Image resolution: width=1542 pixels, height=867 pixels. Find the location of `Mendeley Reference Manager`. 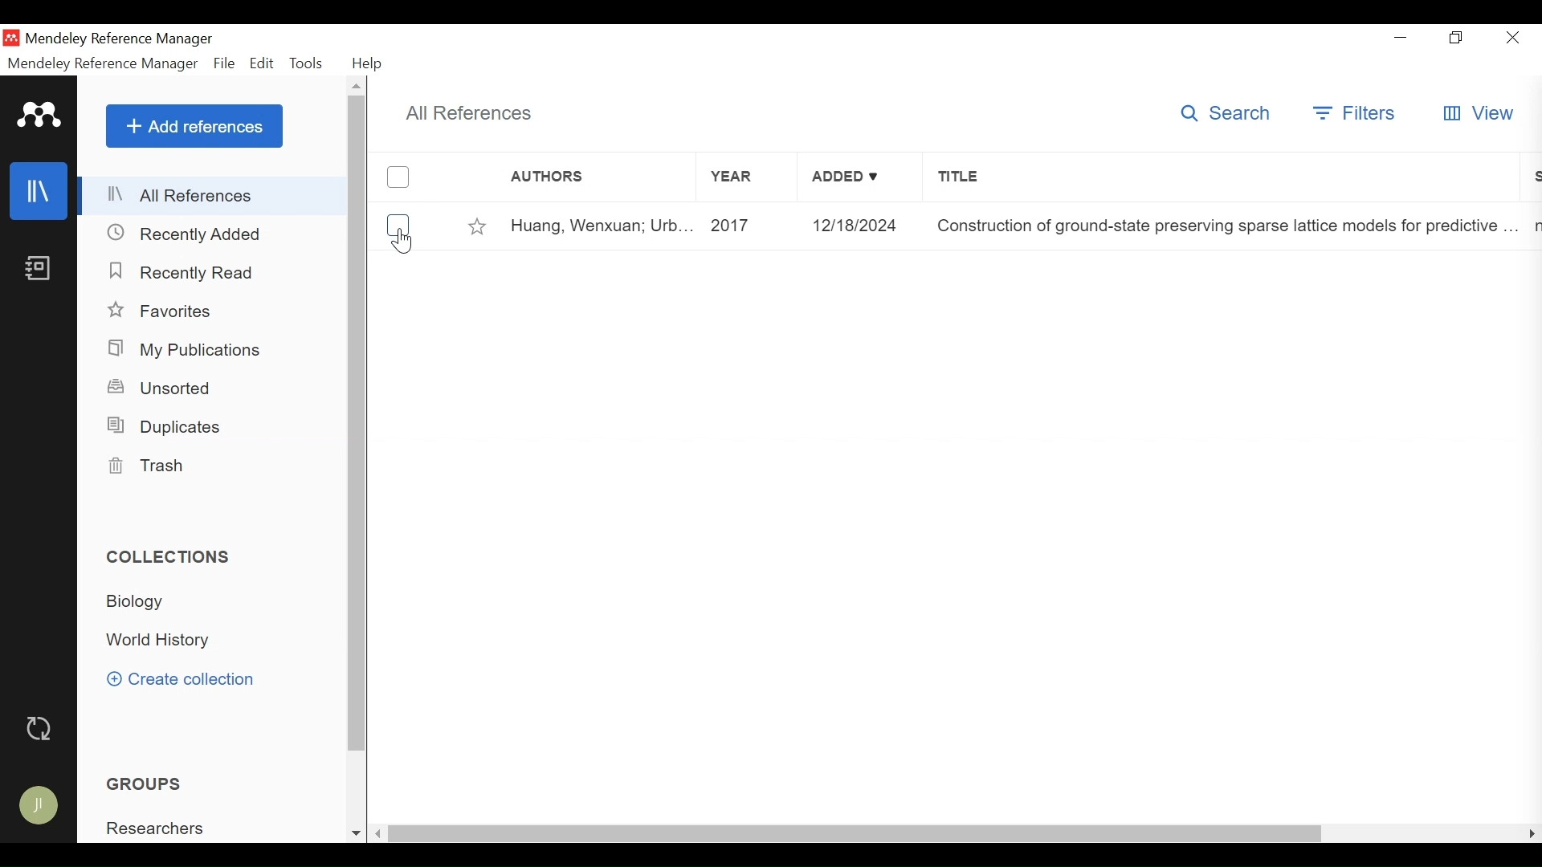

Mendeley Reference Manager is located at coordinates (127, 39).